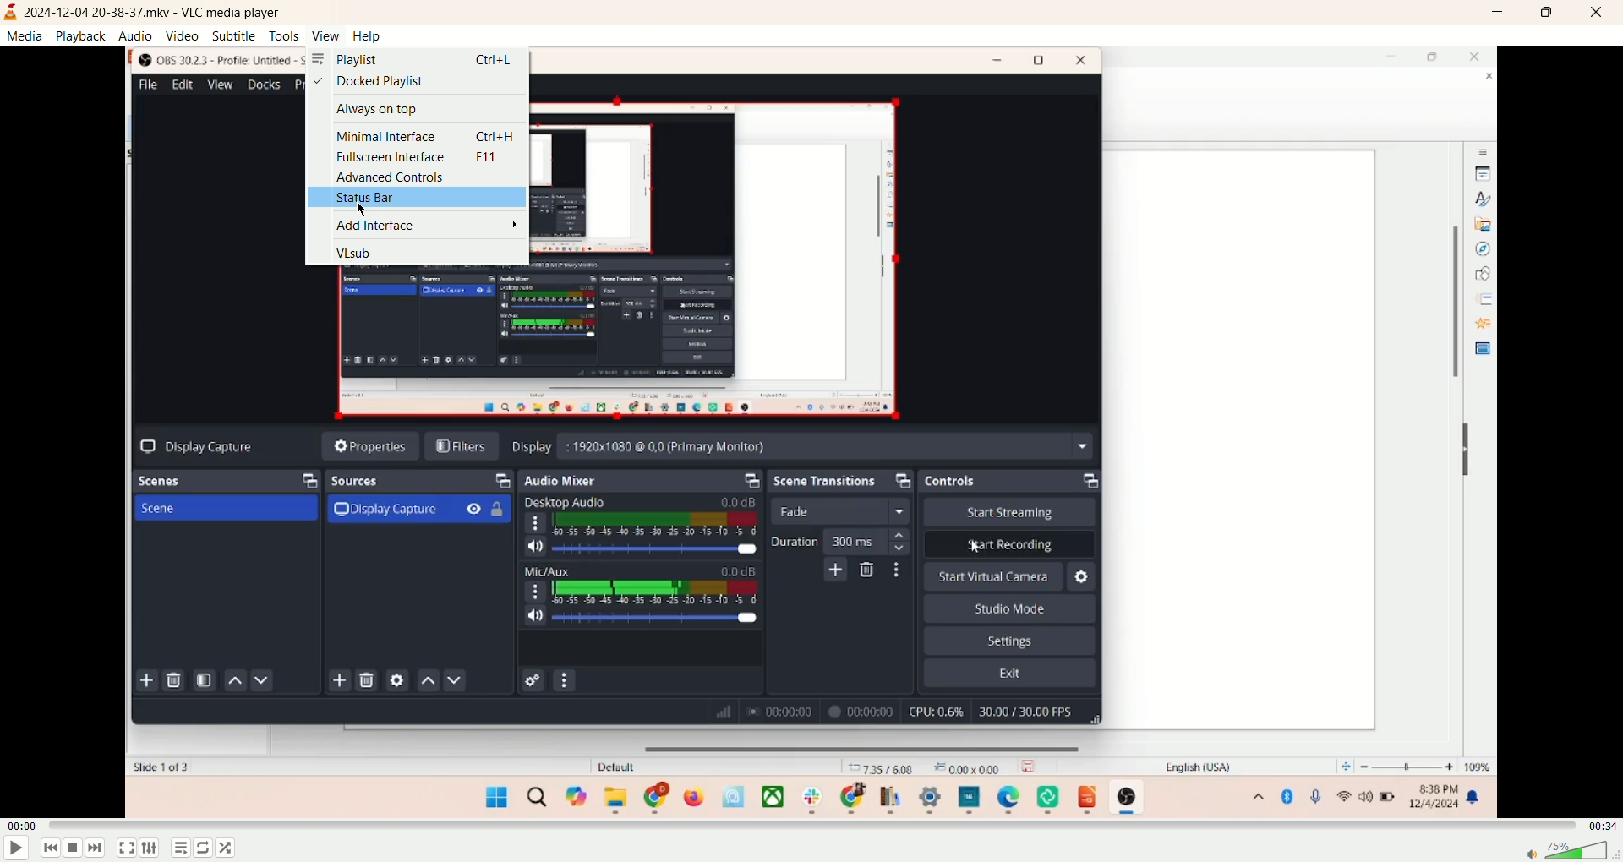  What do you see at coordinates (158, 12) in the screenshot?
I see `2024-12-04 20-38-37.mkv - VLC media player` at bounding box center [158, 12].